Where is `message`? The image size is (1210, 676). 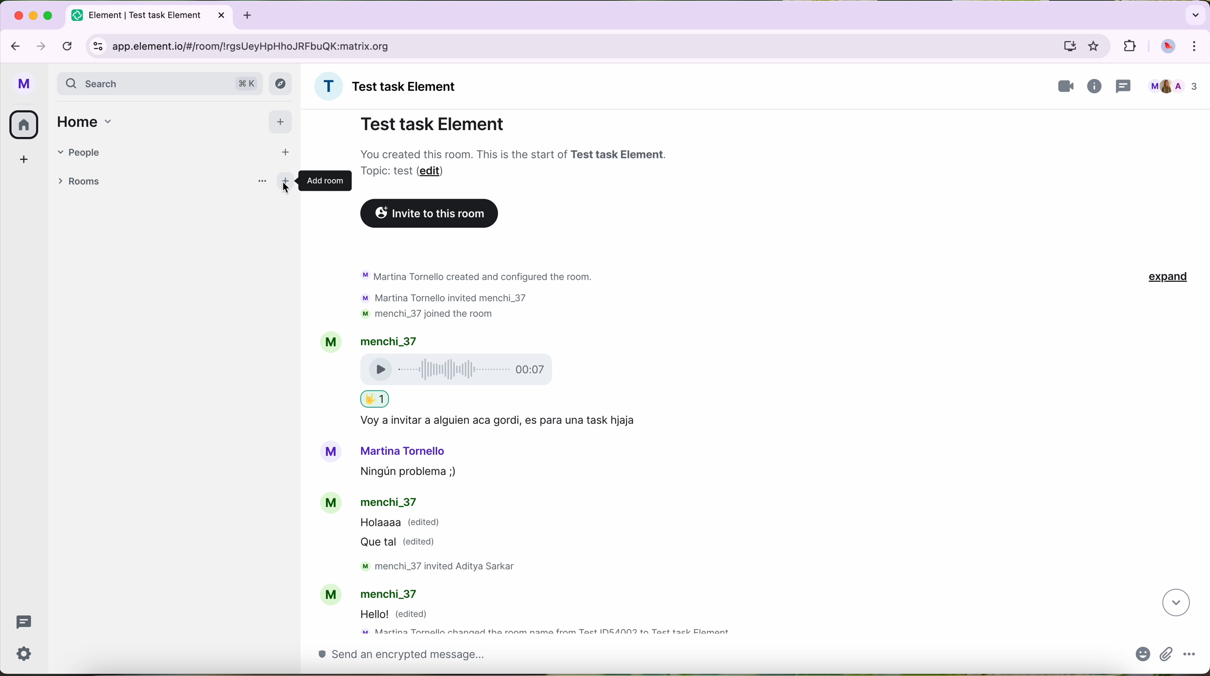
message is located at coordinates (417, 473).